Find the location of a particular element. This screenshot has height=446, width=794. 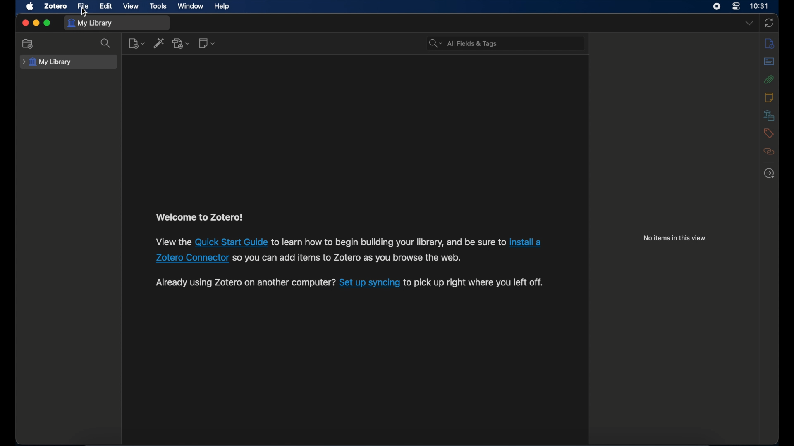

time is located at coordinates (760, 6).